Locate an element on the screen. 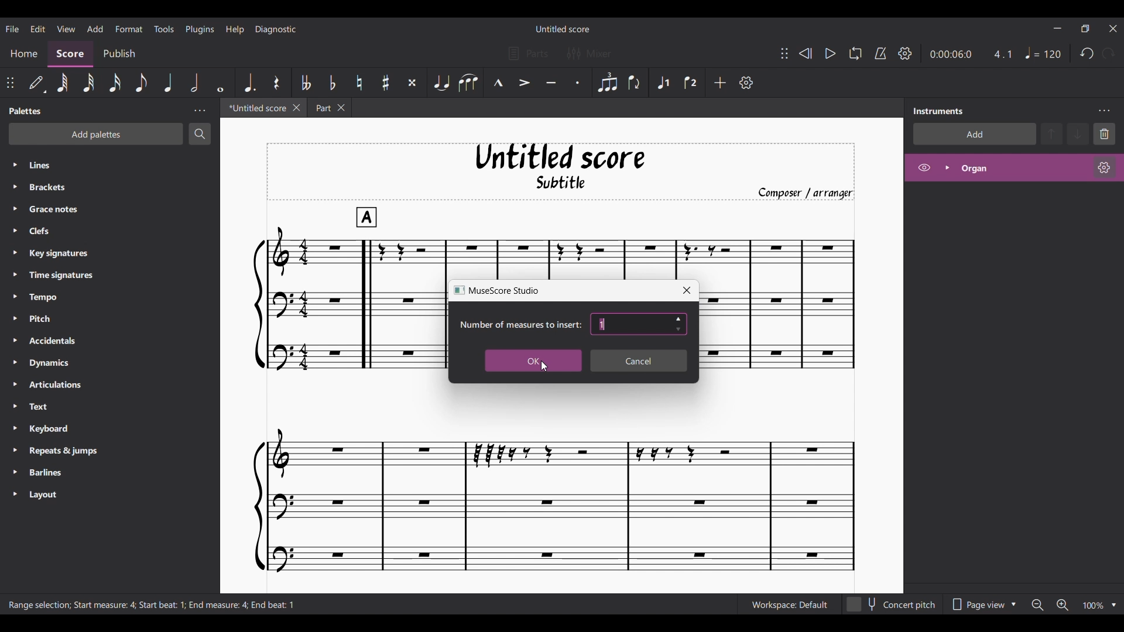 This screenshot has width=1124, height=632. Edit menu is located at coordinates (37, 28).